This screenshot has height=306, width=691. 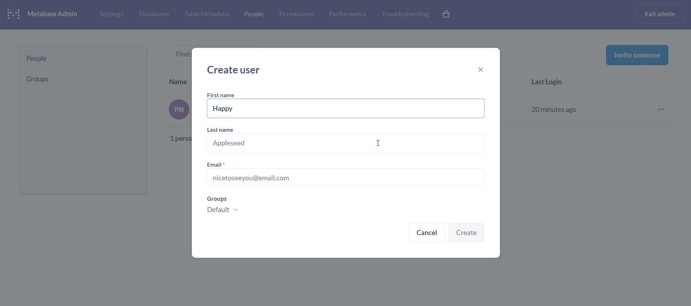 What do you see at coordinates (346, 141) in the screenshot?
I see `last name` at bounding box center [346, 141].